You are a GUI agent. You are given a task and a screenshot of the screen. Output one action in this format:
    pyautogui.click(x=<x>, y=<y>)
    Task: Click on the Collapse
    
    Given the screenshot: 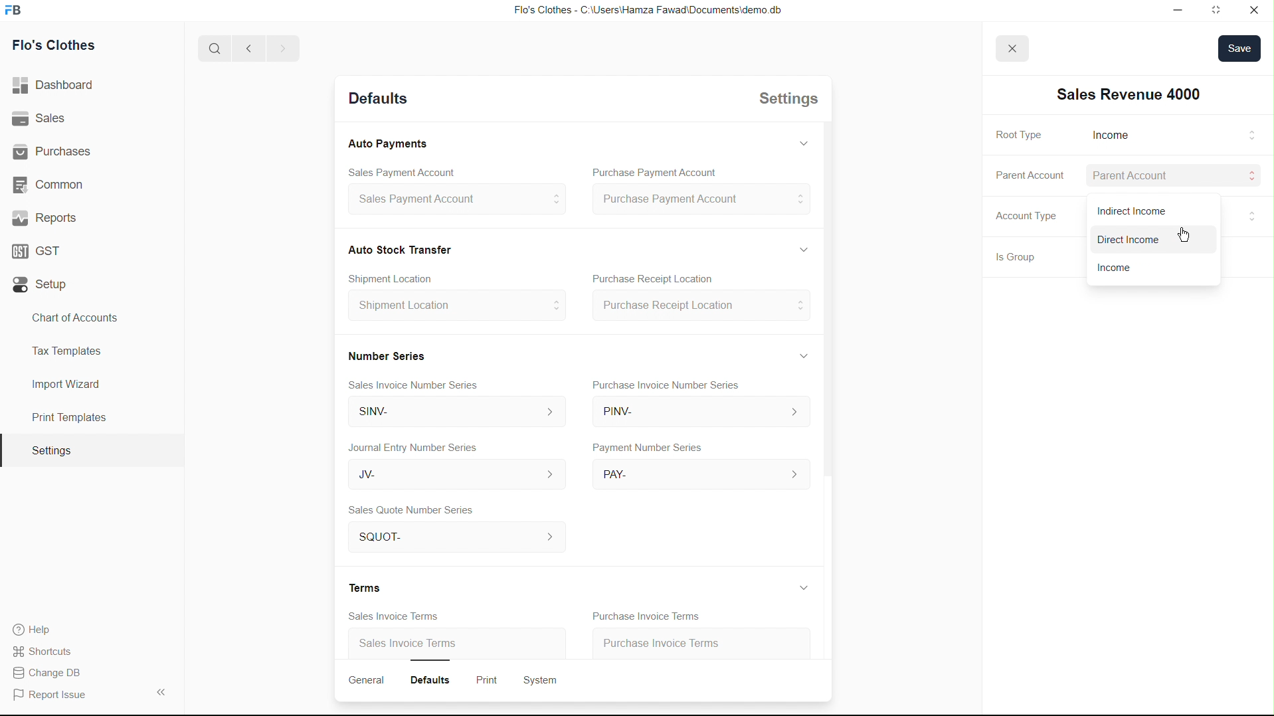 What is the action you would take?
    pyautogui.click(x=160, y=691)
    